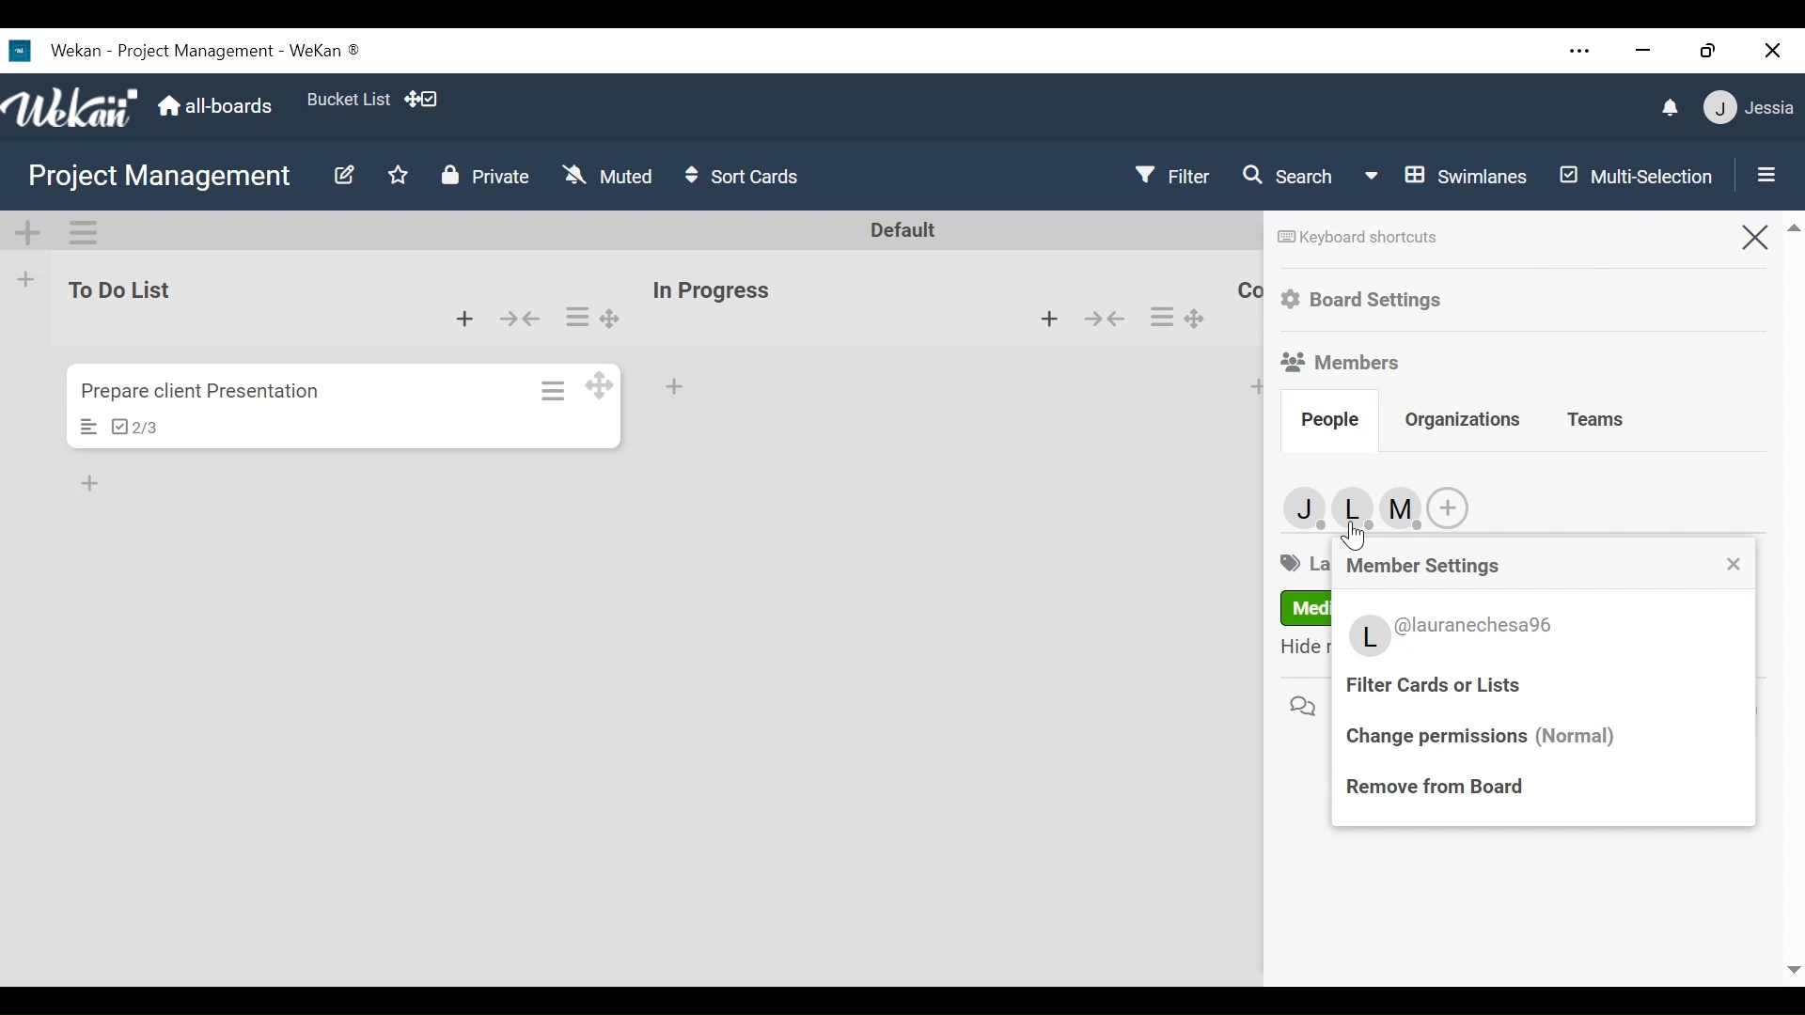 This screenshot has width=1805, height=1015. Describe the element at coordinates (607, 175) in the screenshot. I see `Muted` at that location.